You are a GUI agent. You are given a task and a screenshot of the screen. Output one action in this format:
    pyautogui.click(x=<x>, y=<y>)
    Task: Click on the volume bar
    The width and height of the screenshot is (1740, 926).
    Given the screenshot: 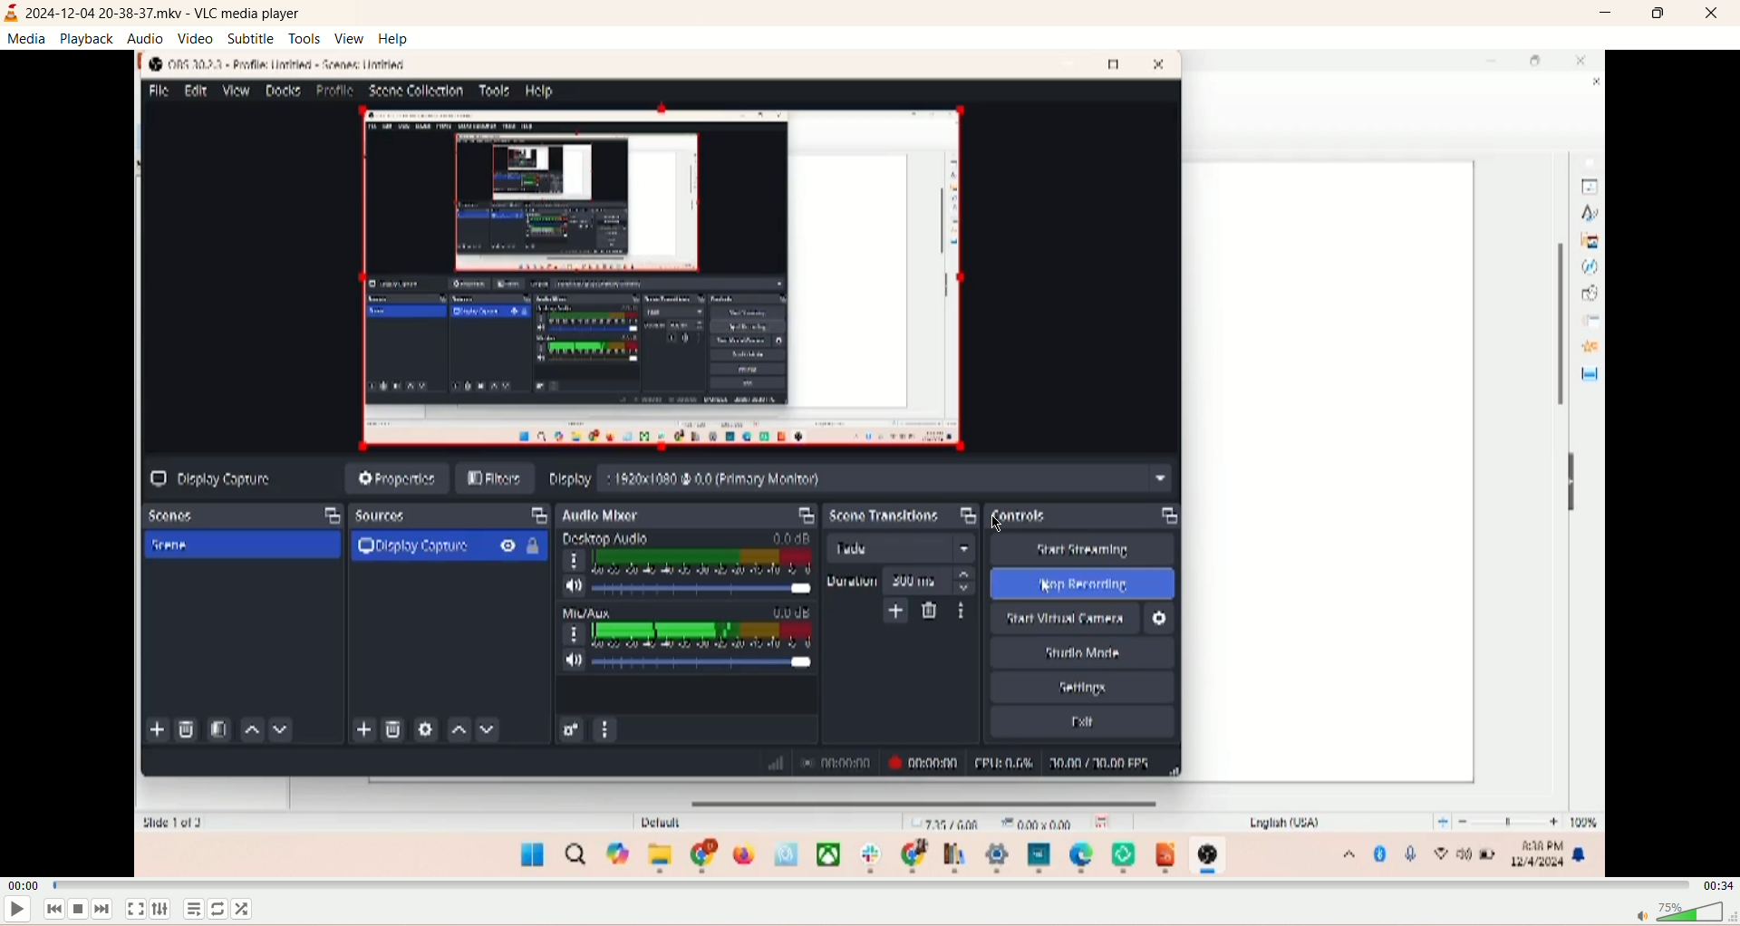 What is the action you would take?
    pyautogui.click(x=1686, y=912)
    